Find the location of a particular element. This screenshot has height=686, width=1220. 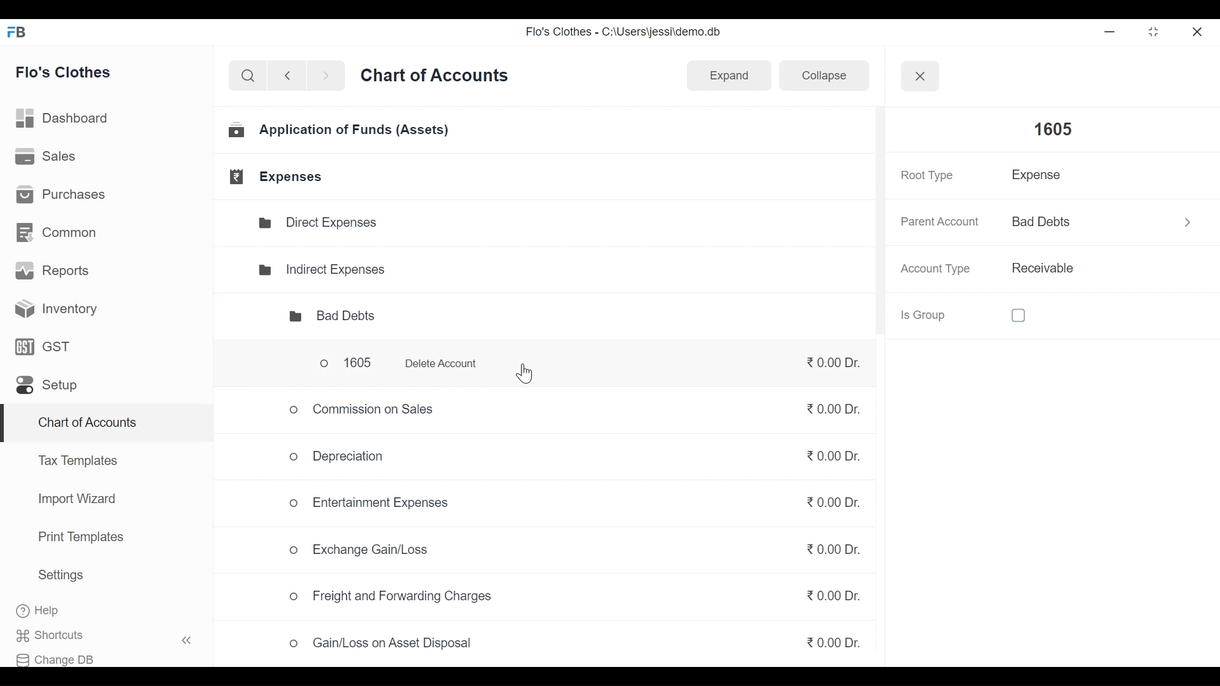

o Freight and Forwarding Charges is located at coordinates (394, 597).